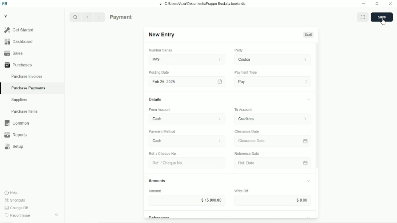 The width and height of the screenshot is (397, 223). What do you see at coordinates (32, 65) in the screenshot?
I see `Purchases` at bounding box center [32, 65].